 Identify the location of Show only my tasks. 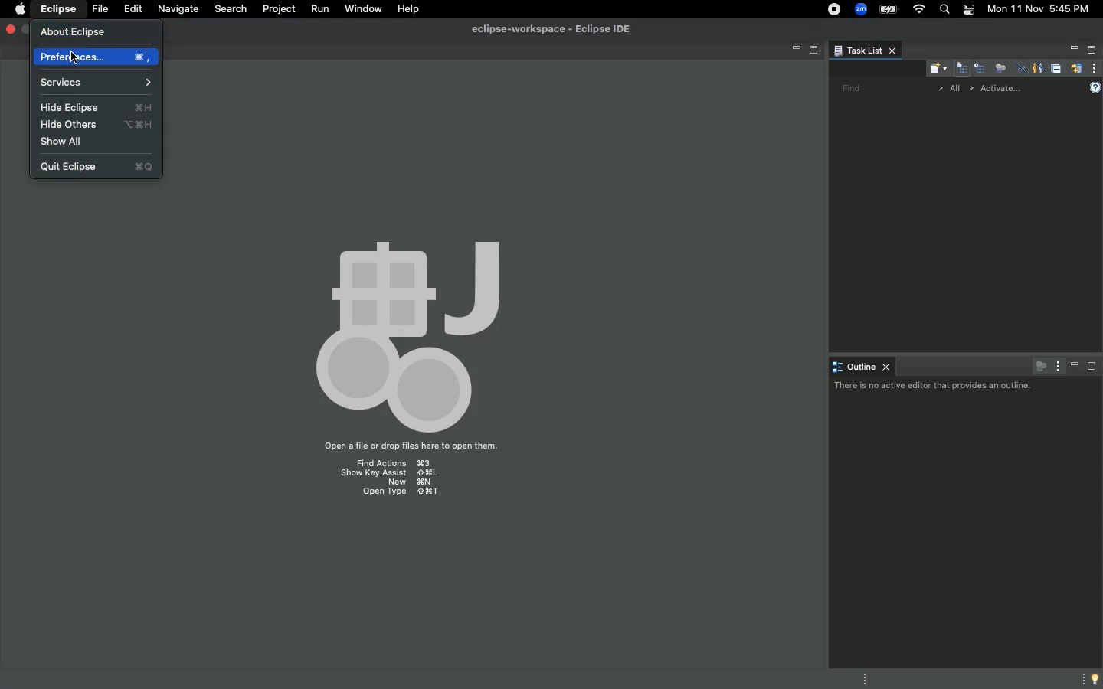
(1038, 68).